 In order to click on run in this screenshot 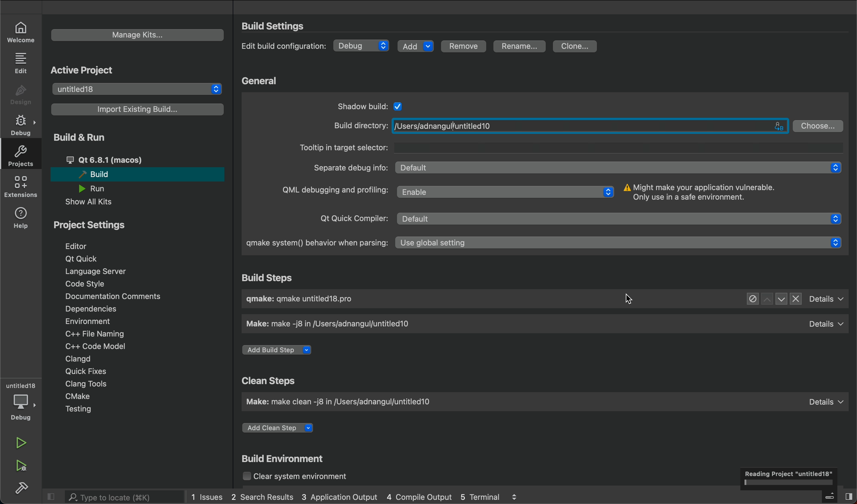, I will do `click(98, 189)`.